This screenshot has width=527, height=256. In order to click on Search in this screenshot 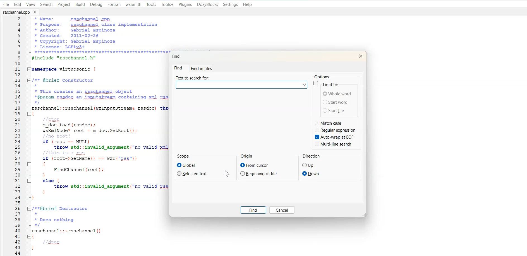, I will do `click(46, 4)`.